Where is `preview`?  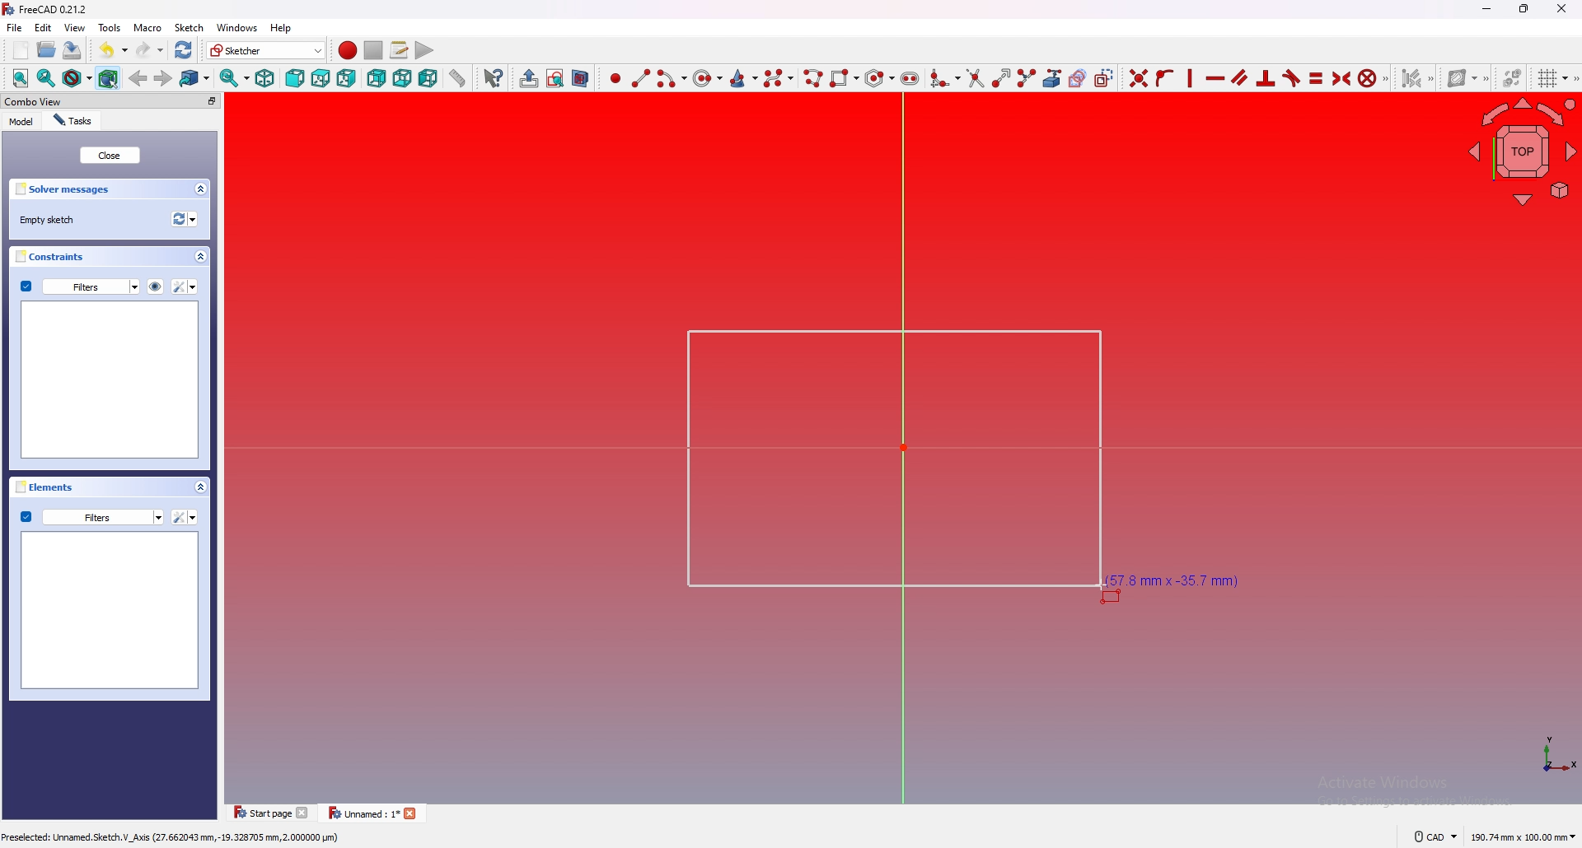 preview is located at coordinates (111, 609).